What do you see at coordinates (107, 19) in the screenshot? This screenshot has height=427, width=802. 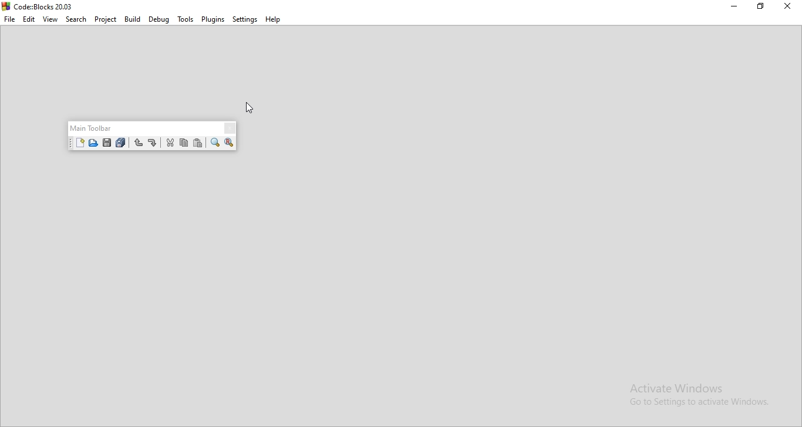 I see `Project ` at bounding box center [107, 19].